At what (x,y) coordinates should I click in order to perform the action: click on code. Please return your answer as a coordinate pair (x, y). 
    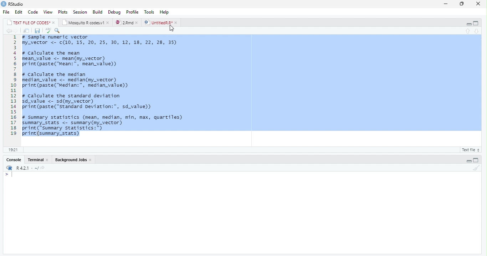
    Looking at the image, I should click on (33, 12).